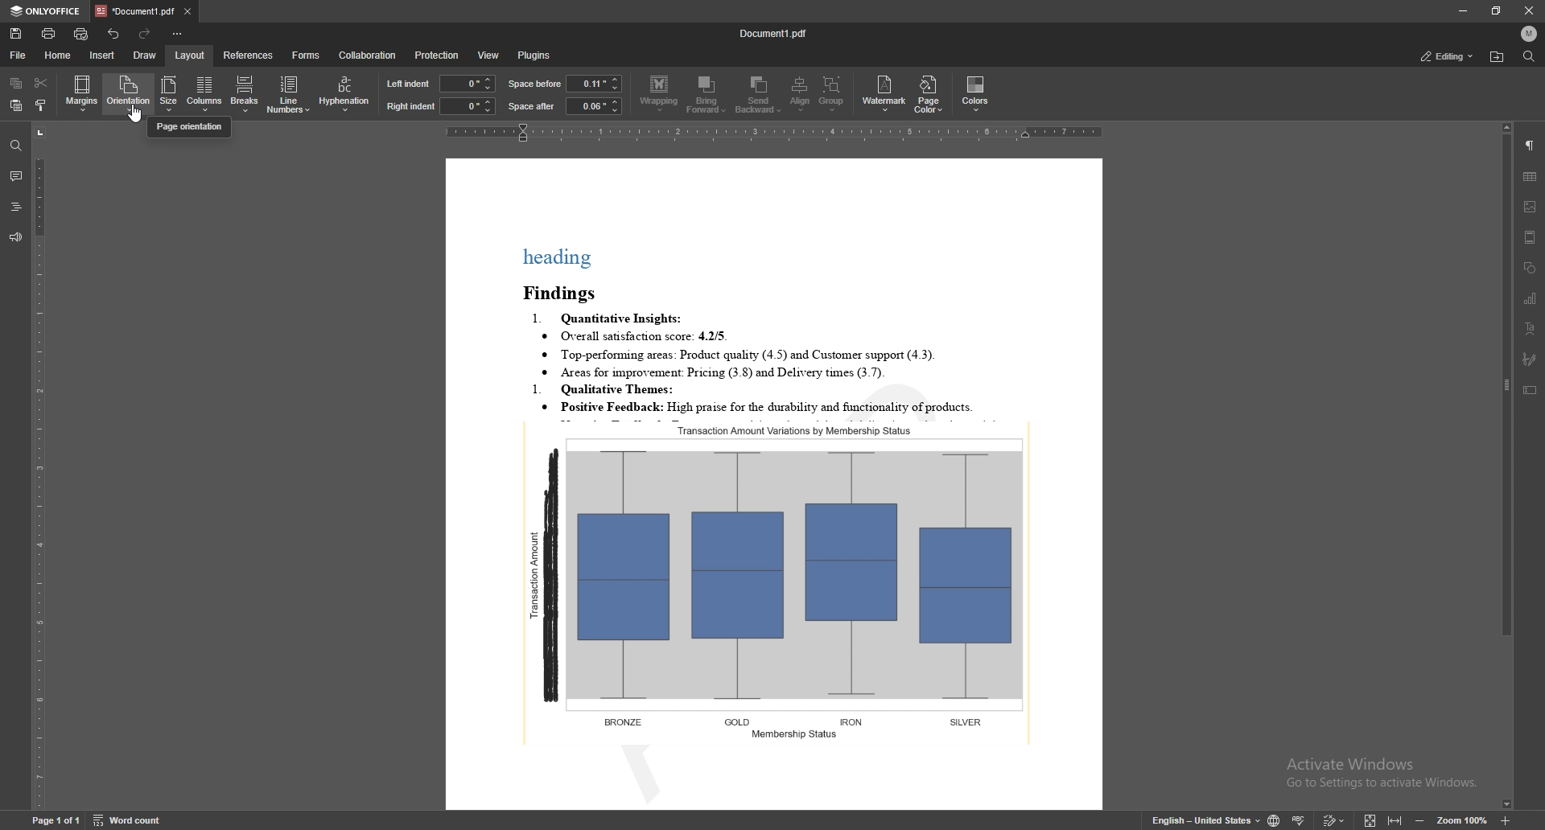 The image size is (1545, 830). What do you see at coordinates (1506, 820) in the screenshot?
I see `zoom in` at bounding box center [1506, 820].